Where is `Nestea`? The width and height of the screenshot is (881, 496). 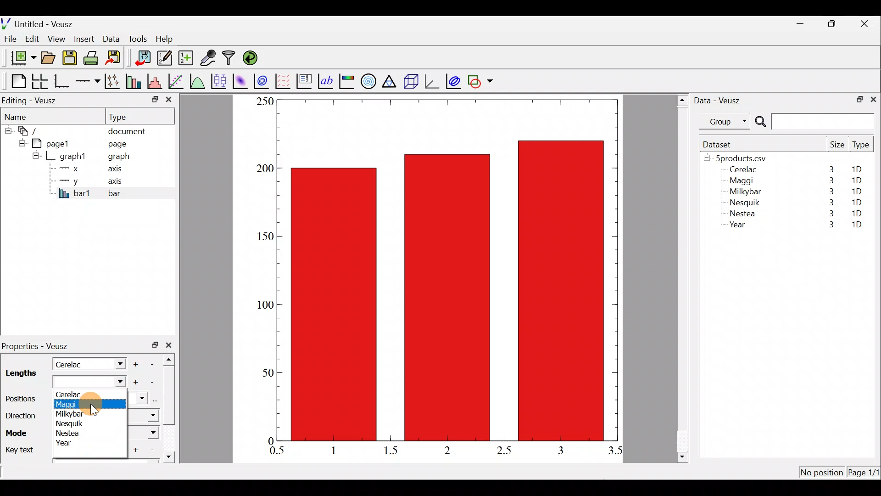 Nestea is located at coordinates (743, 214).